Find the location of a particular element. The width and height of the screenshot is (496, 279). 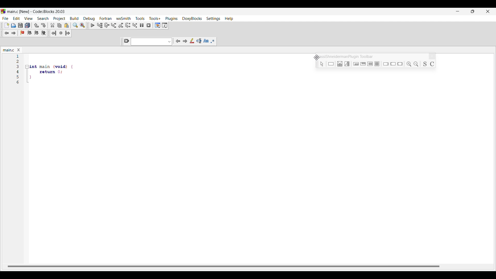

Cut is located at coordinates (52, 25).